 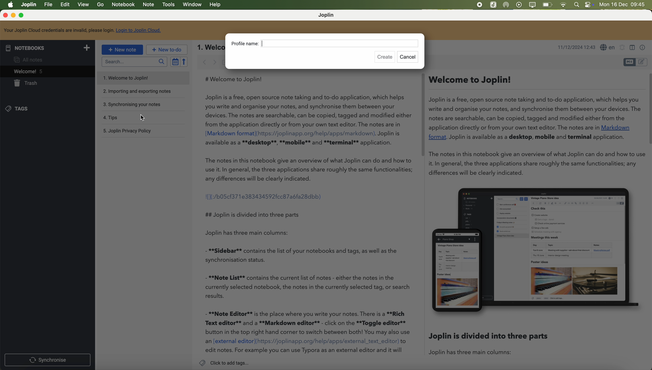 I want to click on spotlight search, so click(x=577, y=5).